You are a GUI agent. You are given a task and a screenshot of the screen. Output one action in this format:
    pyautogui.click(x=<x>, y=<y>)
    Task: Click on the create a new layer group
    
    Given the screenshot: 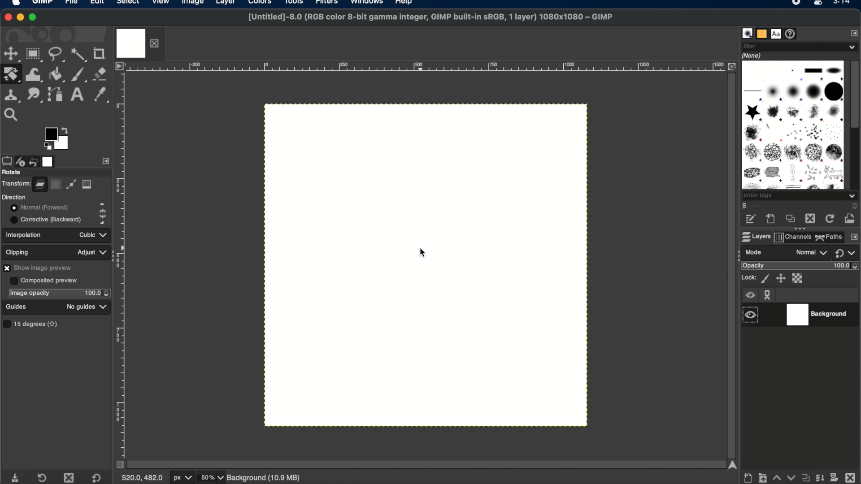 What is the action you would take?
    pyautogui.click(x=763, y=477)
    